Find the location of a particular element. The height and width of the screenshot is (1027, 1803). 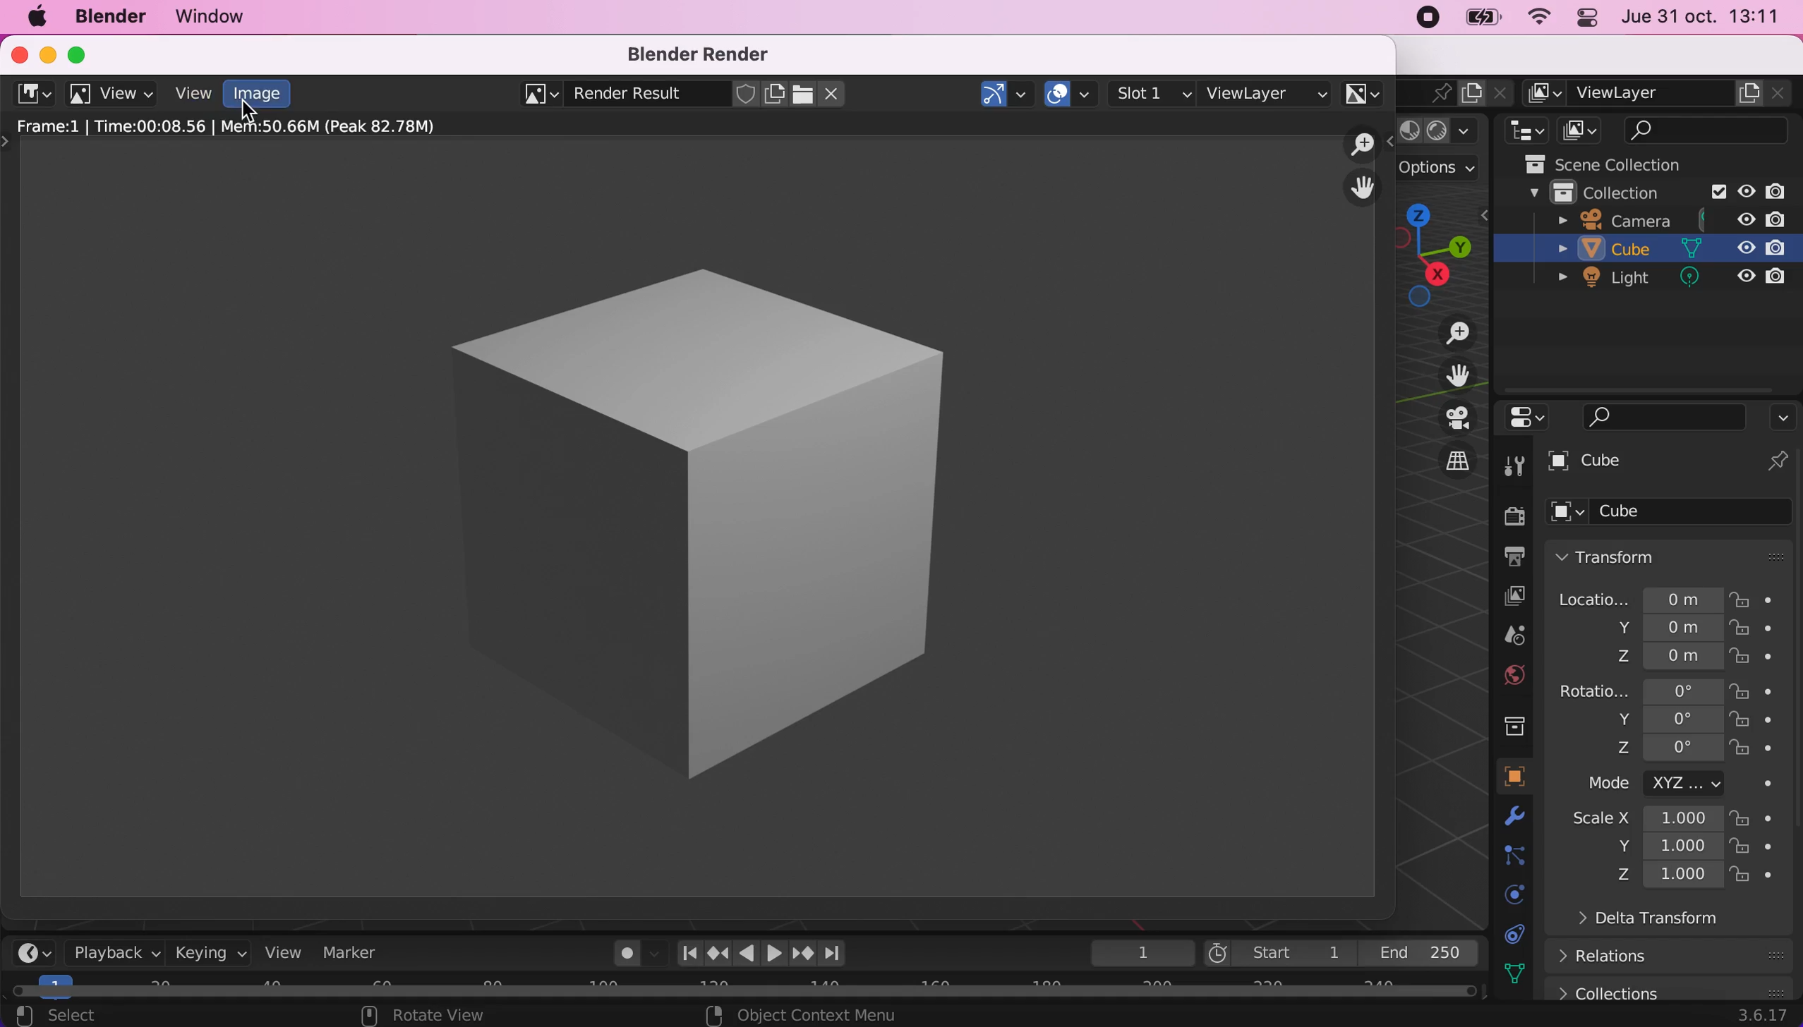

rotation y is located at coordinates (1653, 721).